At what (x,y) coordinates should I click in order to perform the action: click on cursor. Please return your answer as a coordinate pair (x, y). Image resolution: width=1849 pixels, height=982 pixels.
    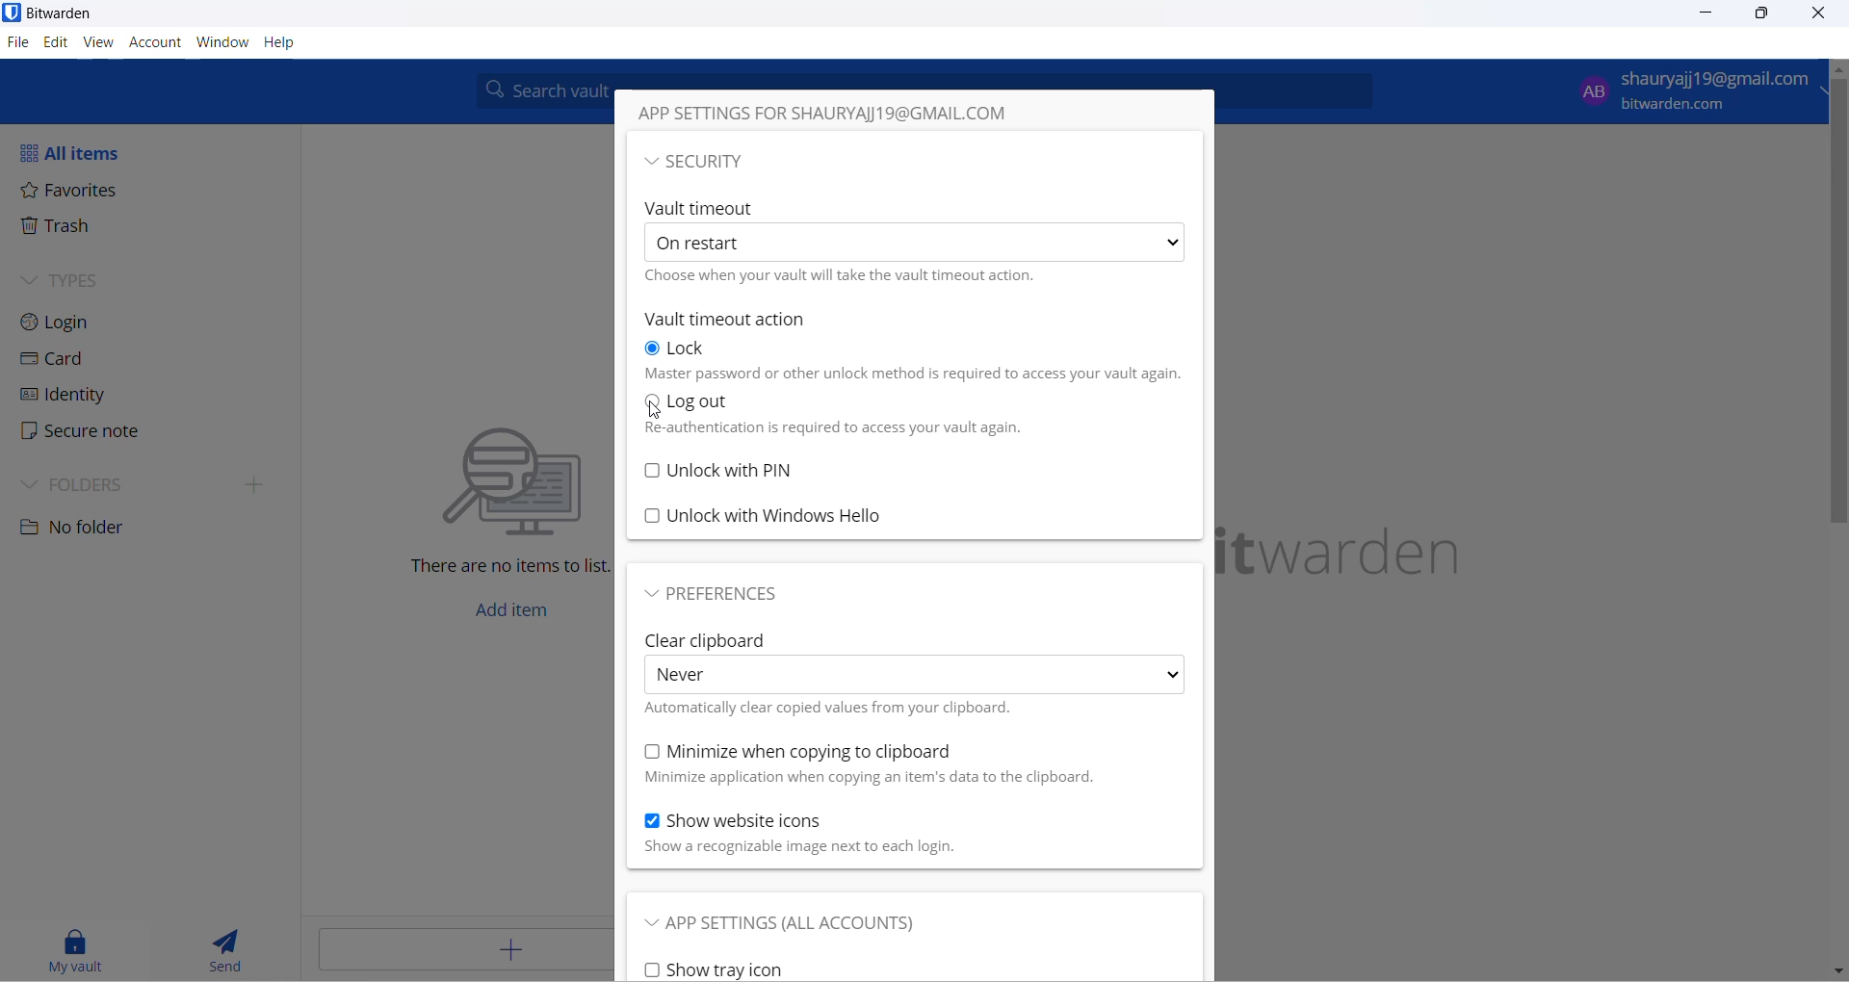
    Looking at the image, I should click on (652, 412).